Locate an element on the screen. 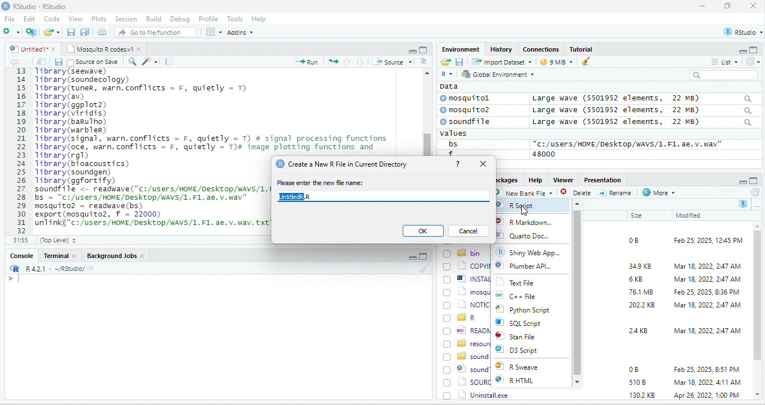 This screenshot has height=405, width=765. 8 sound analysis is located at coordinates (467, 356).